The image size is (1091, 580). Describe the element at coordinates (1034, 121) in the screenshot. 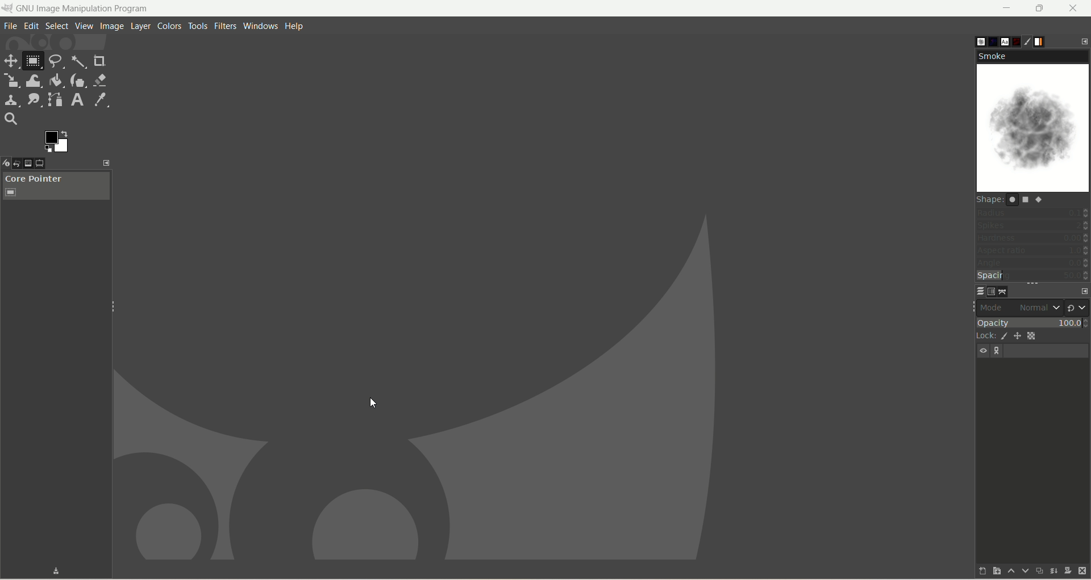

I see `smoke` at that location.